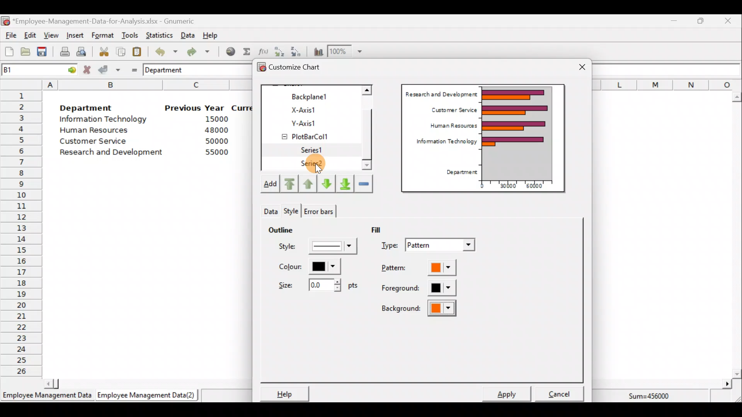  Describe the element at coordinates (214, 119) in the screenshot. I see `15000` at that location.